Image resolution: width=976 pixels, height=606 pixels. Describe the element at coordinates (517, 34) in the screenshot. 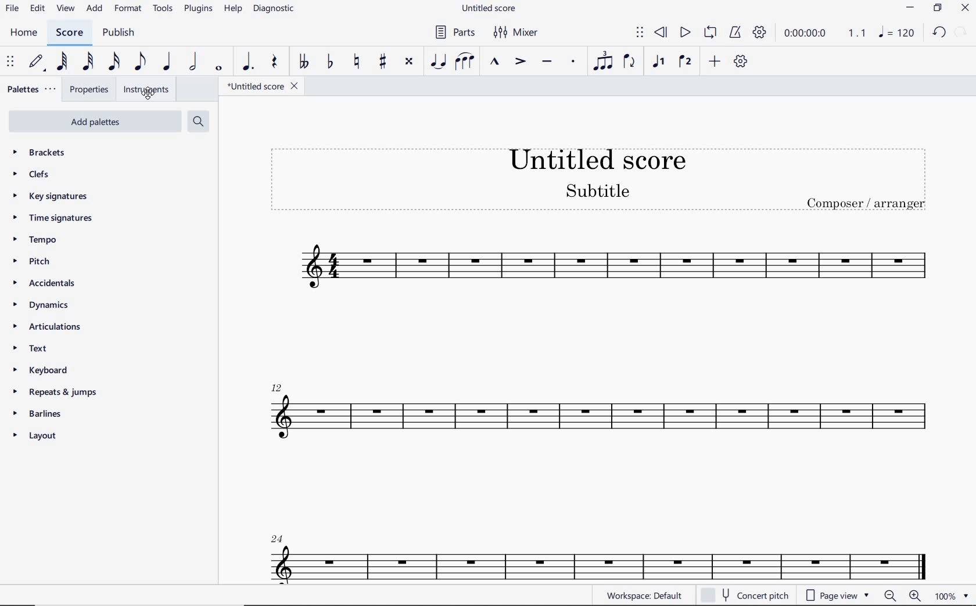

I see `MIXER` at that location.